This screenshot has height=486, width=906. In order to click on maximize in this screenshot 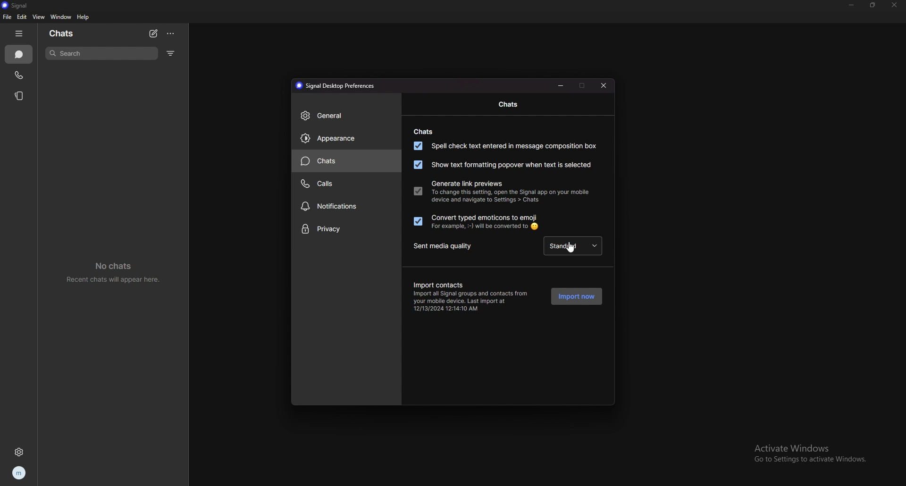, I will do `click(582, 85)`.